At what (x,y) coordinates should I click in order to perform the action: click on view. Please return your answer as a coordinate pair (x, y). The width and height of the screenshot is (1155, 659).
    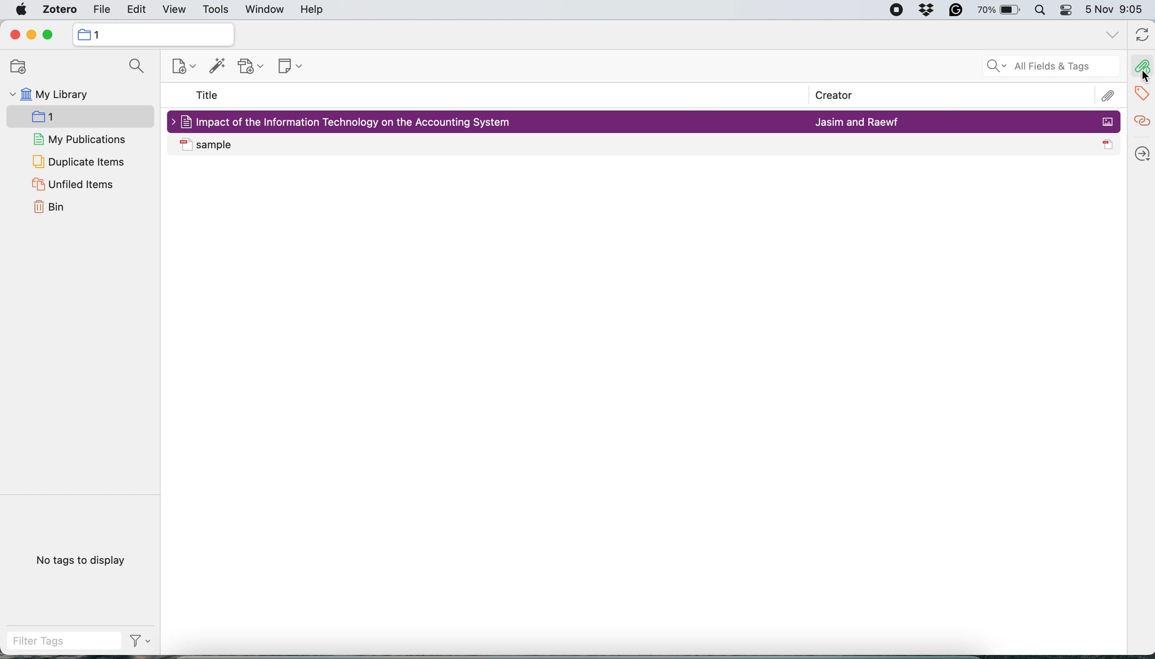
    Looking at the image, I should click on (174, 10).